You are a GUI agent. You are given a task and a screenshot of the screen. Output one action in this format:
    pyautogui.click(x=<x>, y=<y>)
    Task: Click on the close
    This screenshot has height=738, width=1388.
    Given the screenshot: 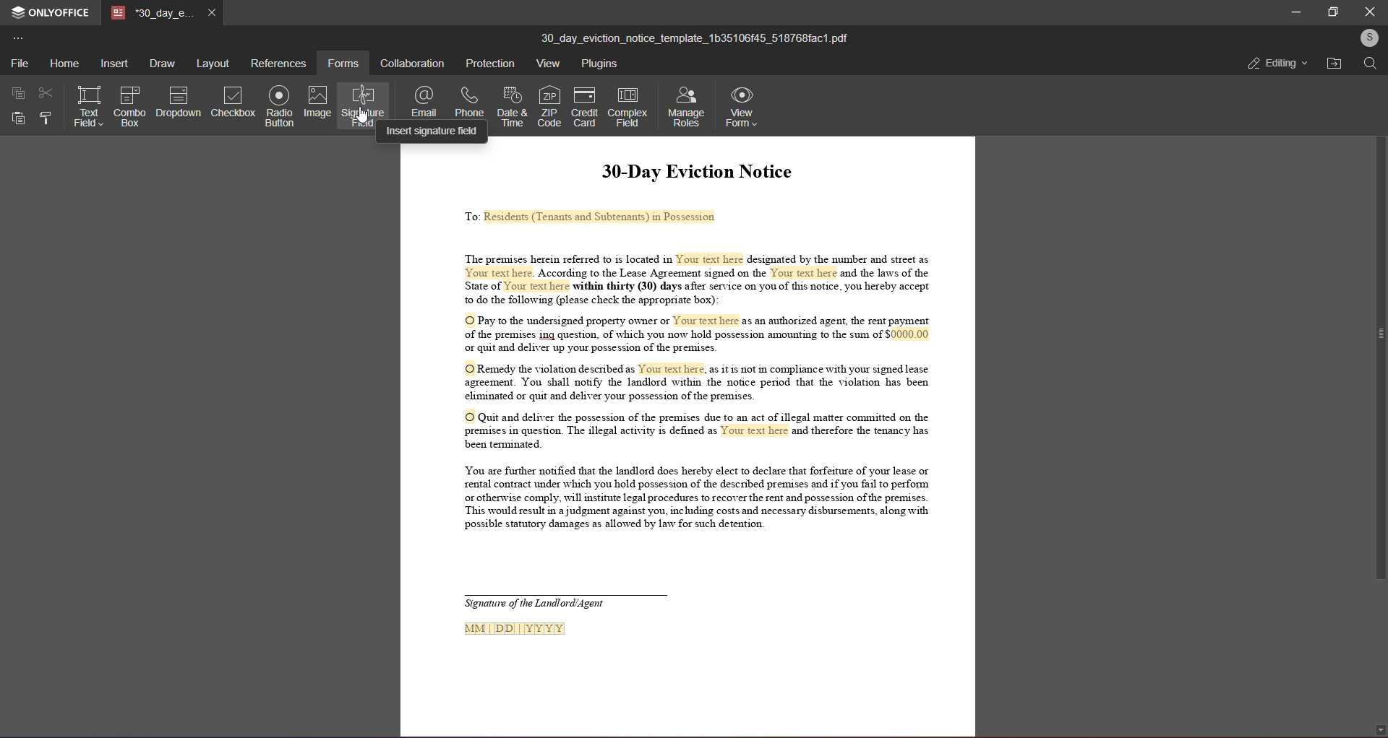 What is the action you would take?
    pyautogui.click(x=1370, y=10)
    